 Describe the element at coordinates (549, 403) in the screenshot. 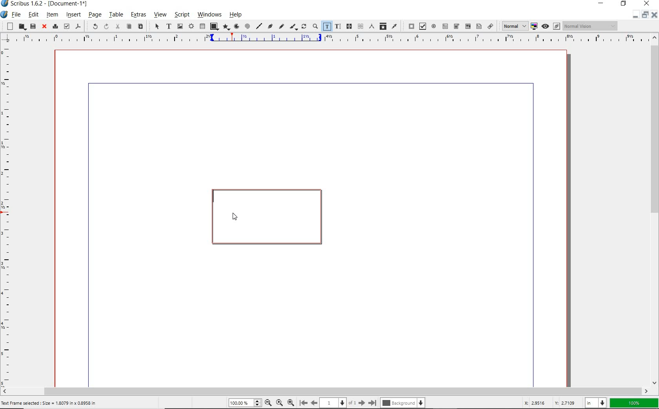

I see `cursor coordinates` at that location.